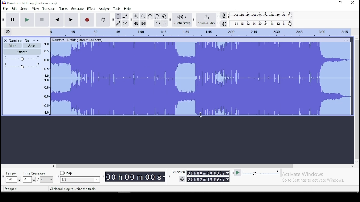 The image size is (360, 202). What do you see at coordinates (352, 3) in the screenshot?
I see `close ` at bounding box center [352, 3].